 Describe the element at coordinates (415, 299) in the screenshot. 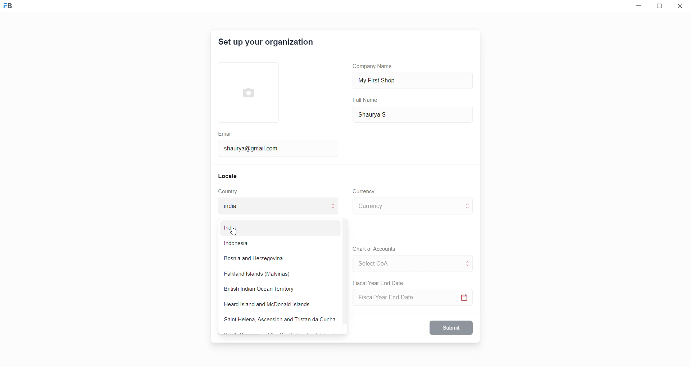

I see `Select Fiscal Year End Date` at that location.